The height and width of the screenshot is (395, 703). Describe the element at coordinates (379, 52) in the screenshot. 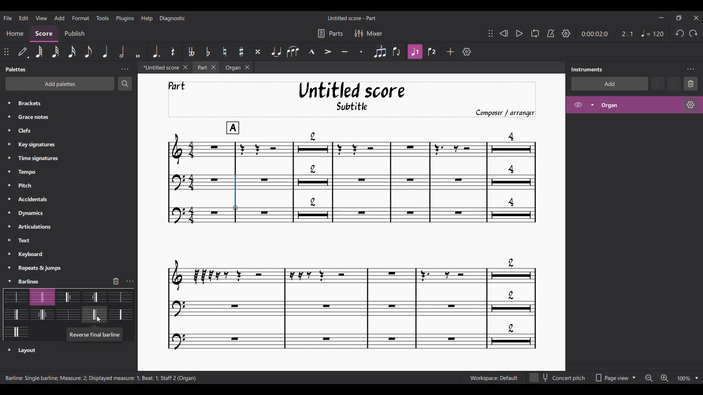

I see `Tuplet` at that location.